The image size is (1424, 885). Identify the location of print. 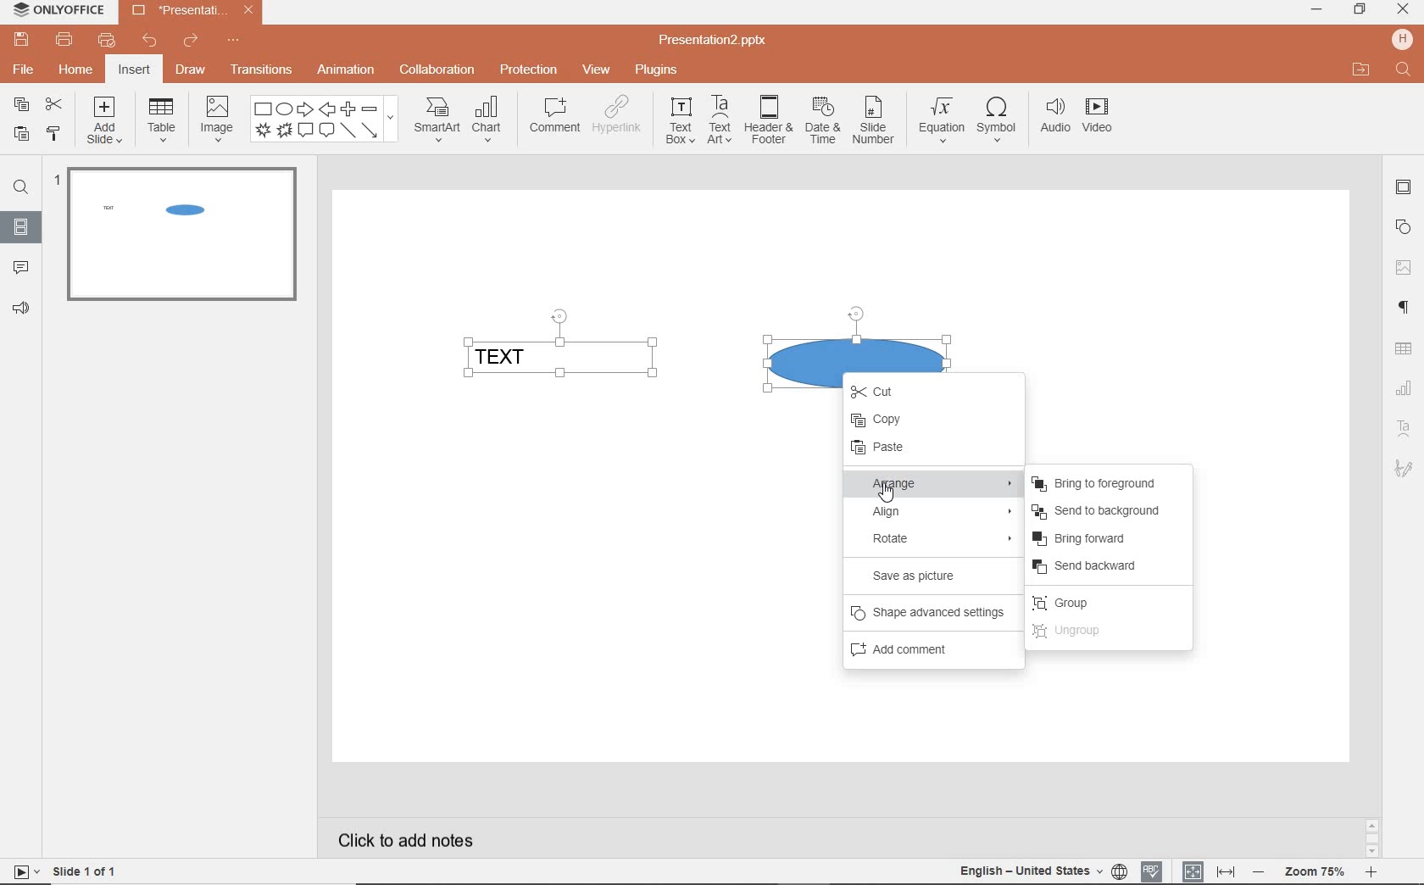
(65, 40).